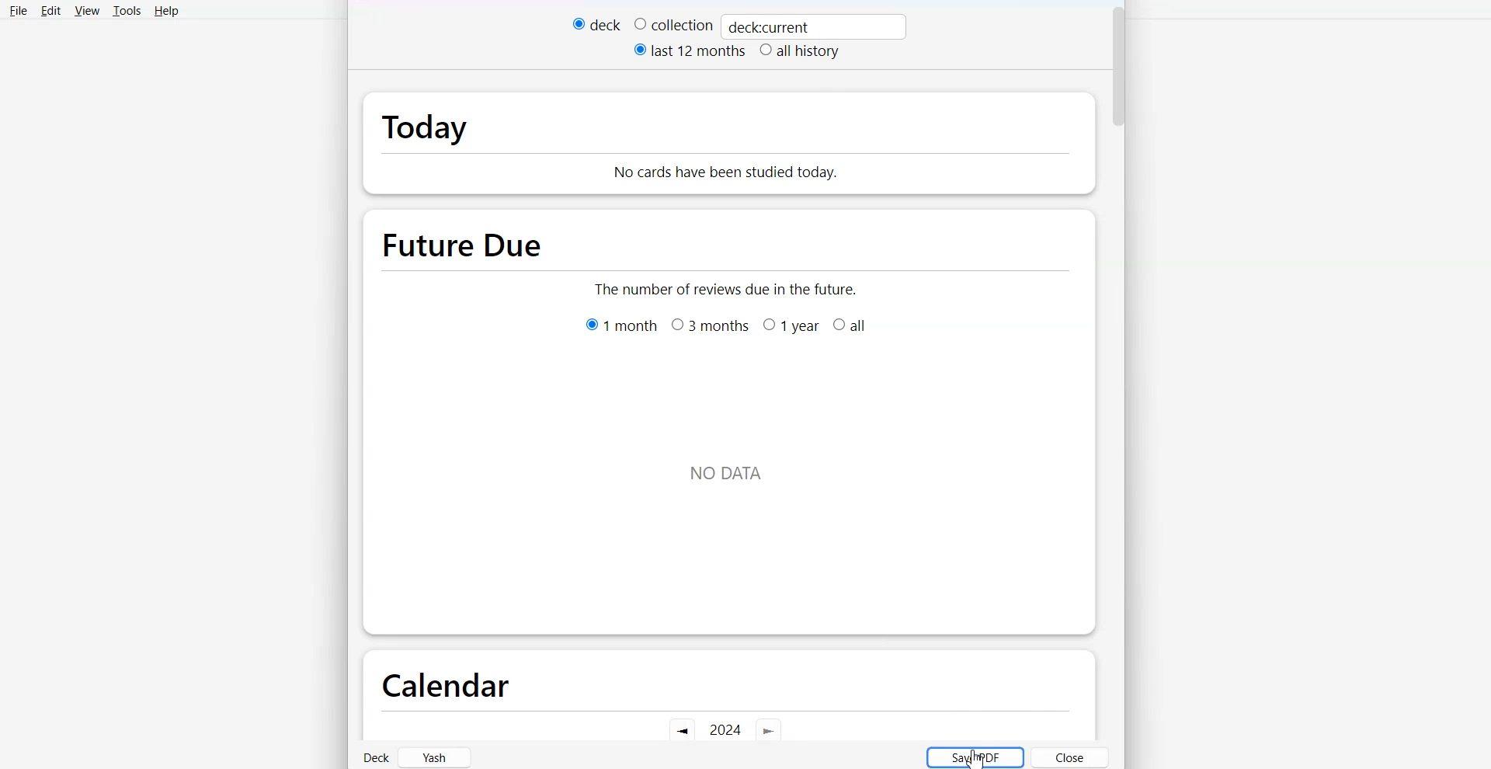 The width and height of the screenshot is (1491, 769). What do you see at coordinates (1071, 757) in the screenshot?
I see `Close` at bounding box center [1071, 757].